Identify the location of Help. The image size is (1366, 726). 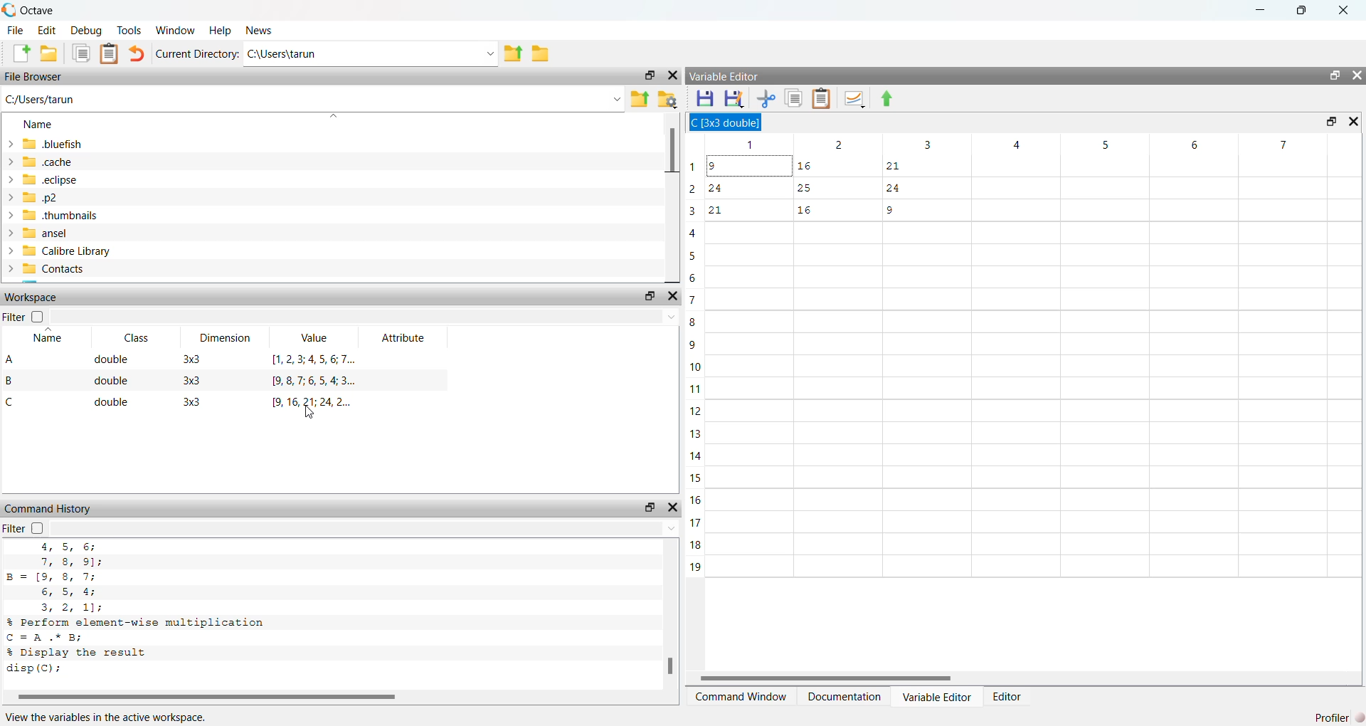
(221, 31).